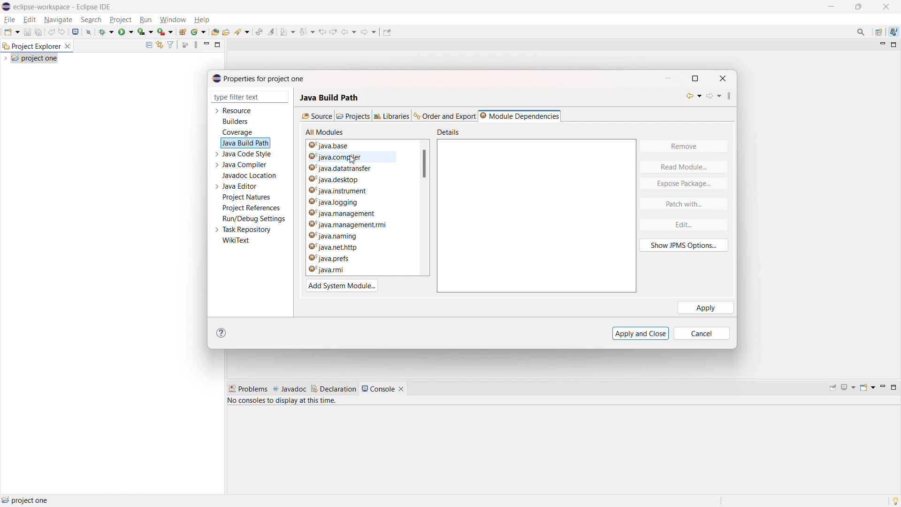  What do you see at coordinates (333, 31) in the screenshot?
I see `view next location` at bounding box center [333, 31].